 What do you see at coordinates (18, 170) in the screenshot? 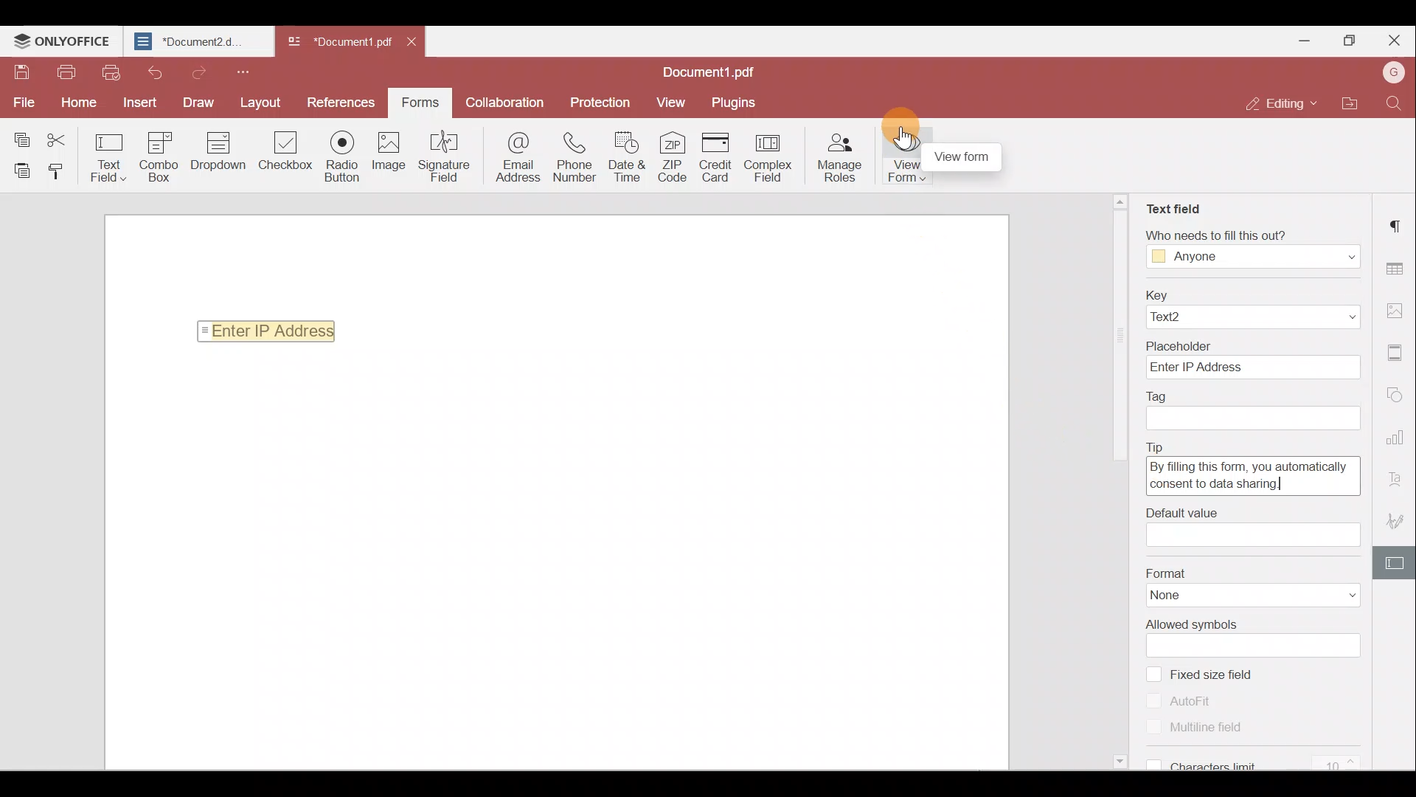
I see `Paste` at bounding box center [18, 170].